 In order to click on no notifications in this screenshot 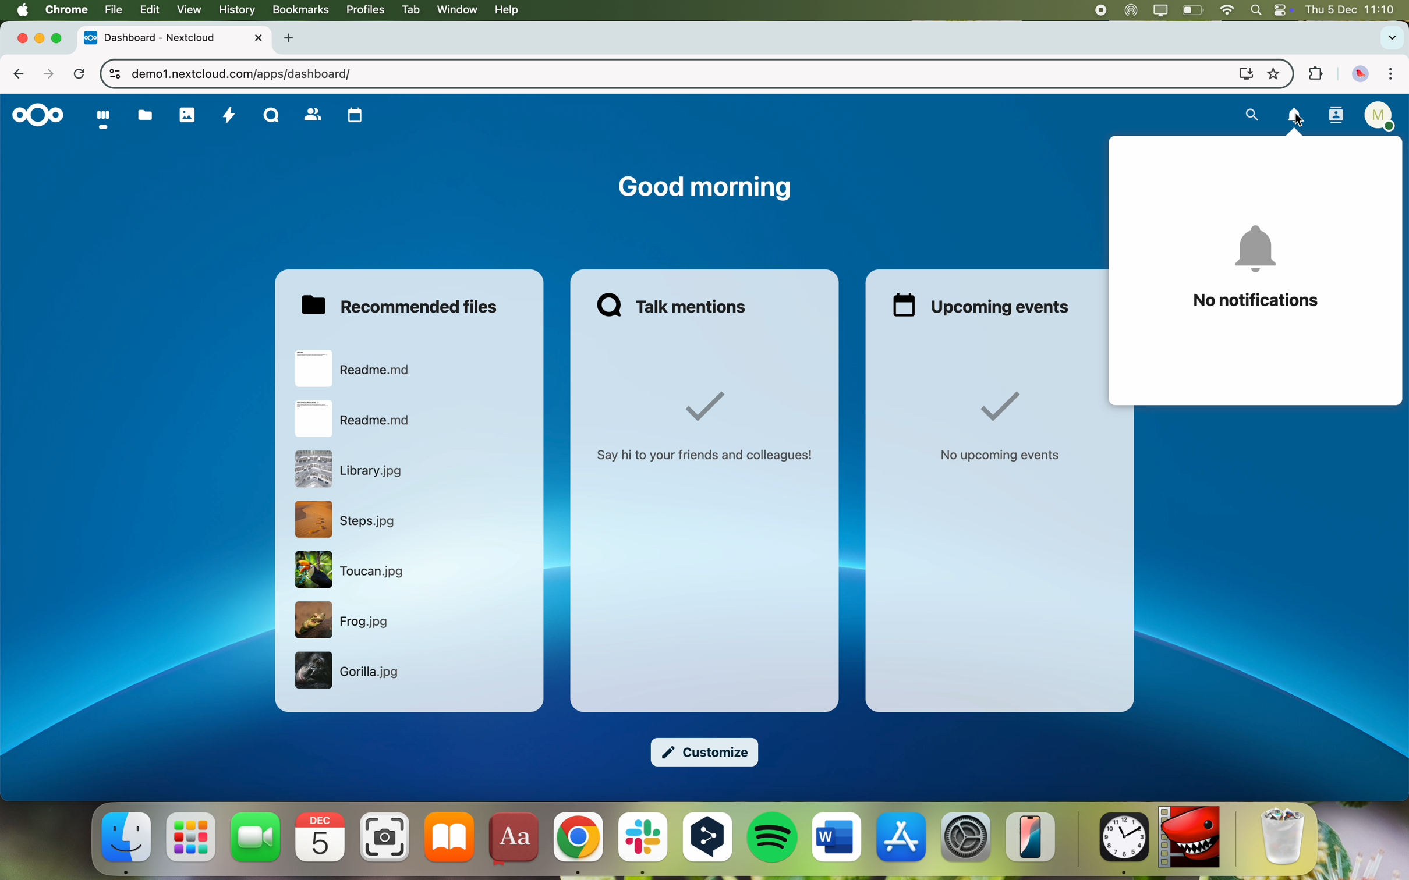, I will do `click(1256, 268)`.